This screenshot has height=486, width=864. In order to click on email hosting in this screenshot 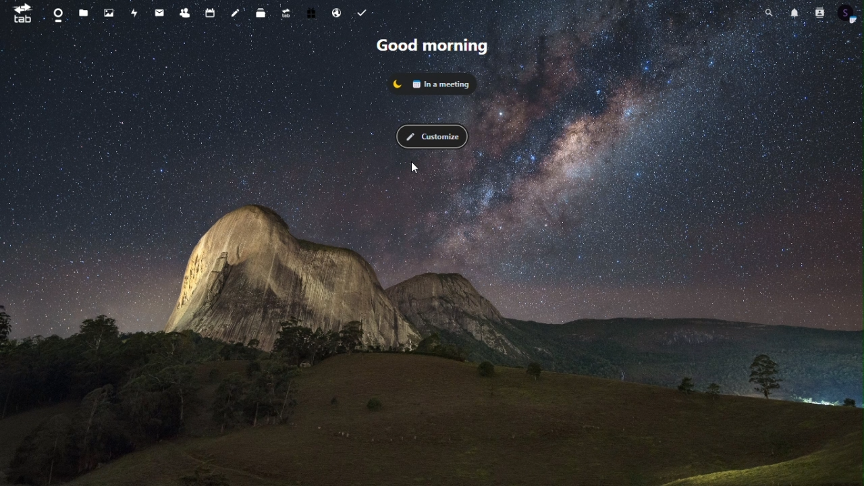, I will do `click(338, 15)`.